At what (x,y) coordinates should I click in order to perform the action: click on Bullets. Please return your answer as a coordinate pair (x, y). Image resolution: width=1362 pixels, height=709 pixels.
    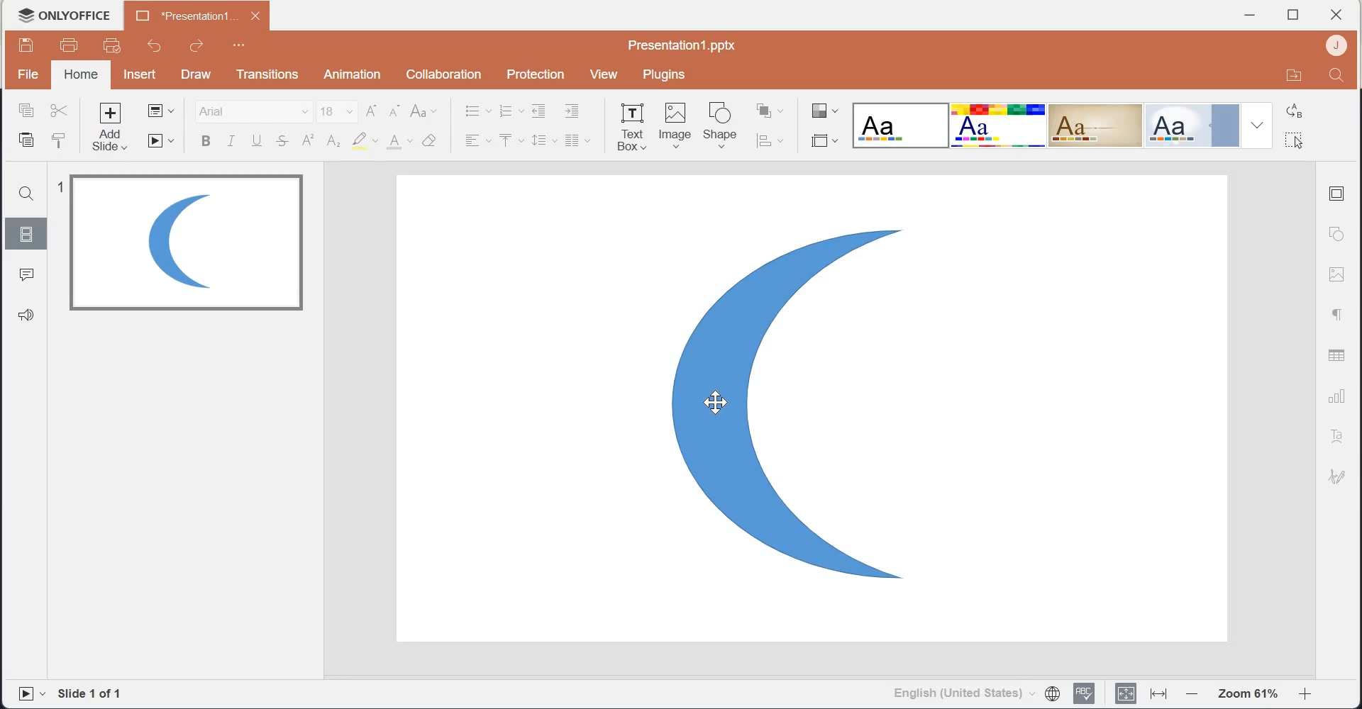
    Looking at the image, I should click on (477, 109).